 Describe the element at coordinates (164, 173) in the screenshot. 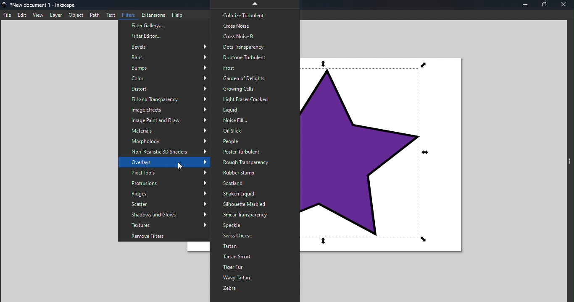

I see `Pixel tools` at that location.